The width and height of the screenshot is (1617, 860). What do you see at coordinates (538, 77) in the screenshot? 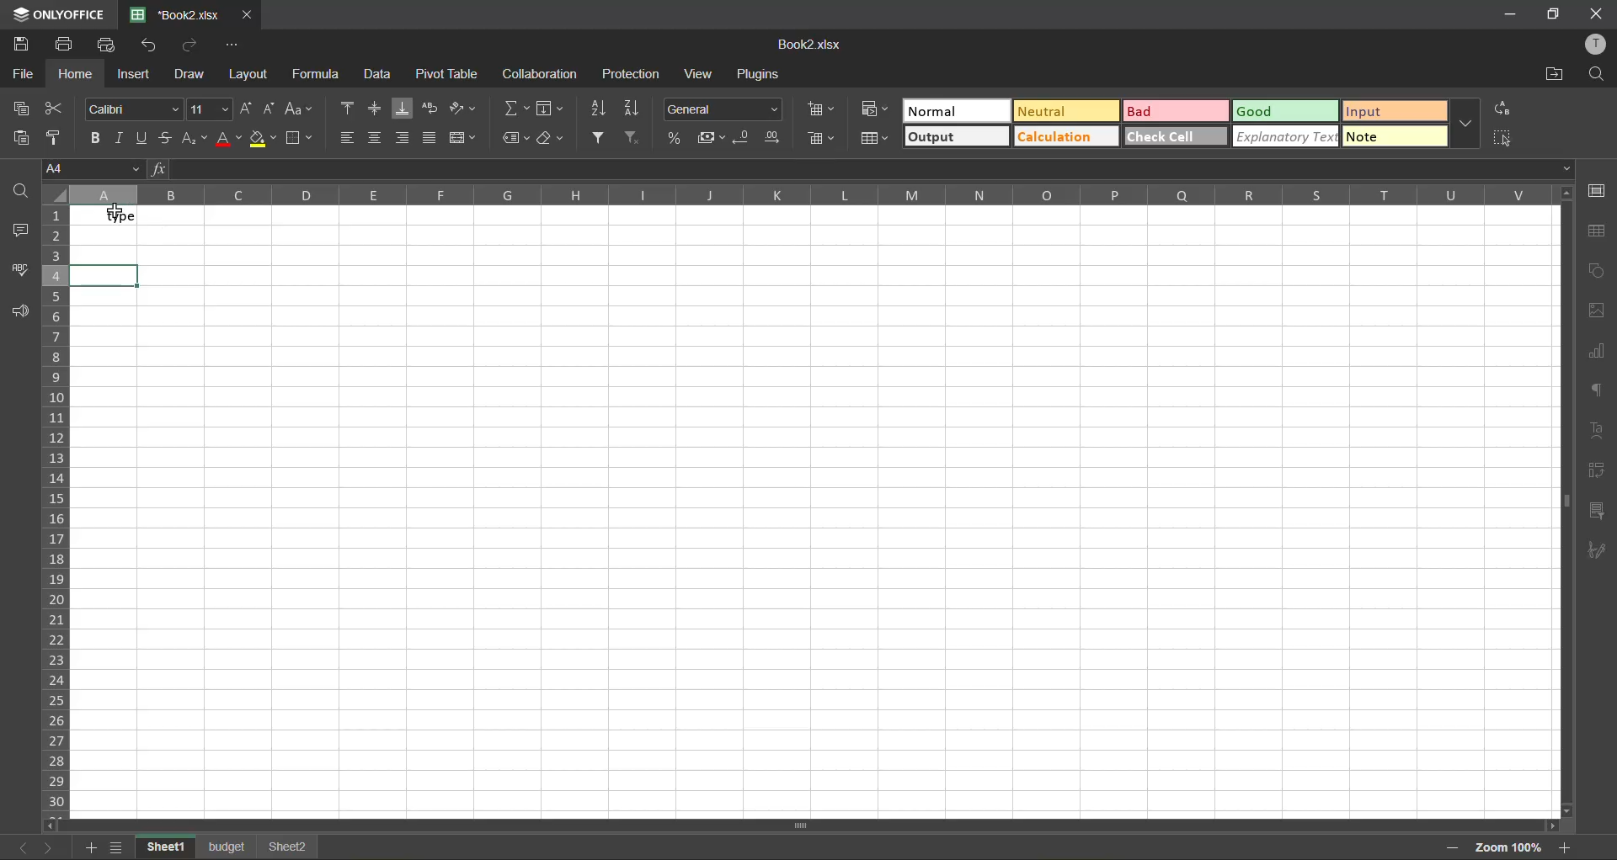
I see `collaboration` at bounding box center [538, 77].